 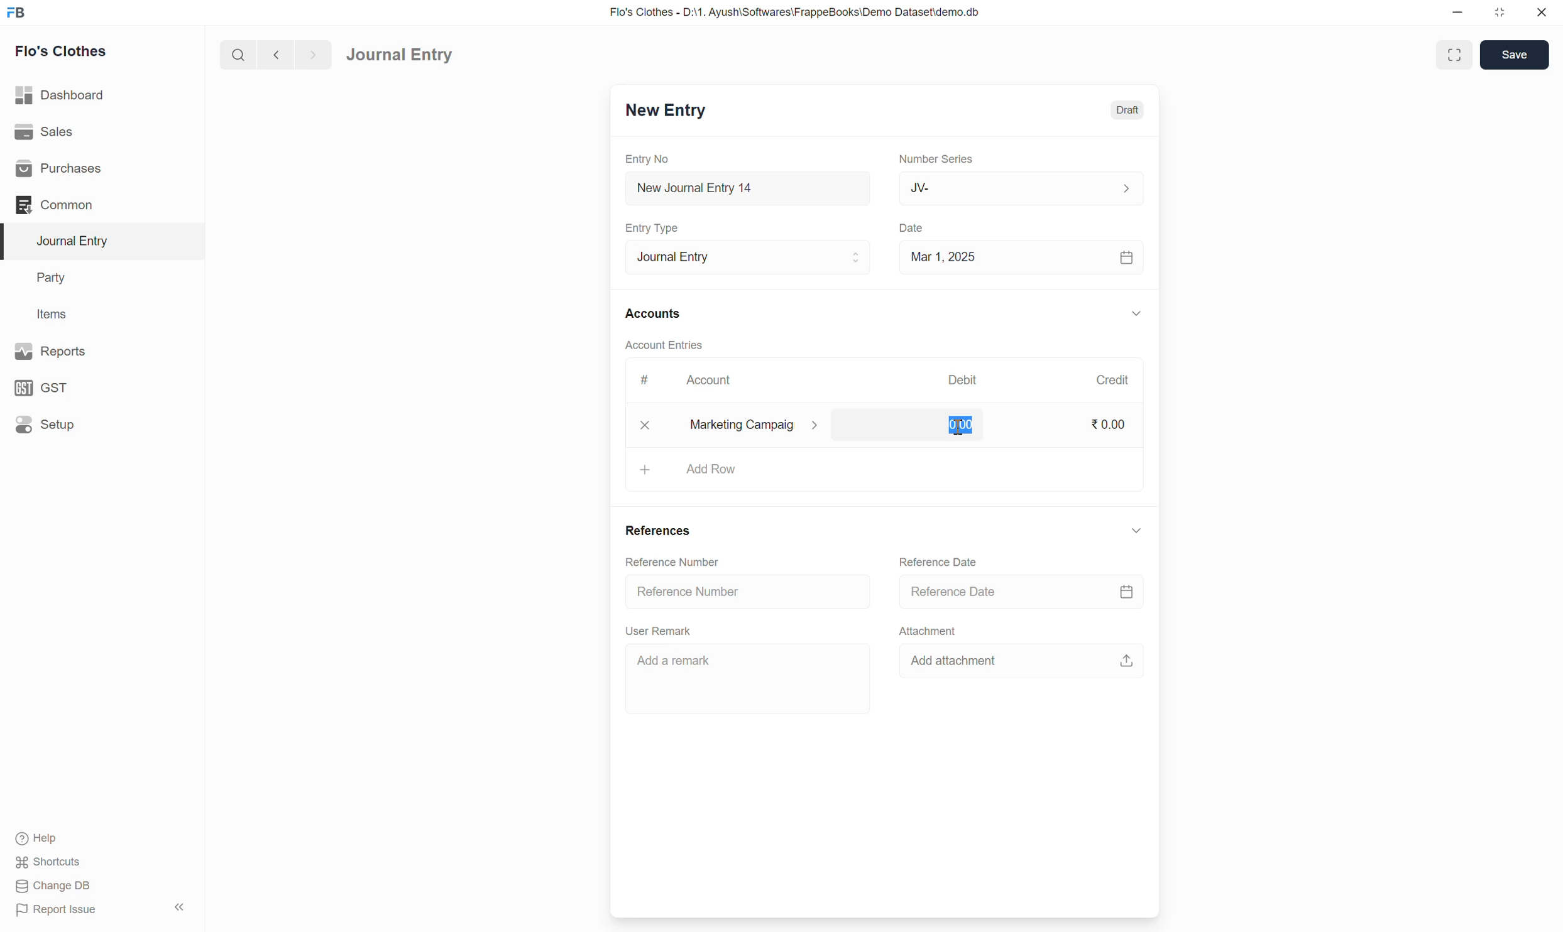 What do you see at coordinates (399, 55) in the screenshot?
I see `Journal Entry` at bounding box center [399, 55].